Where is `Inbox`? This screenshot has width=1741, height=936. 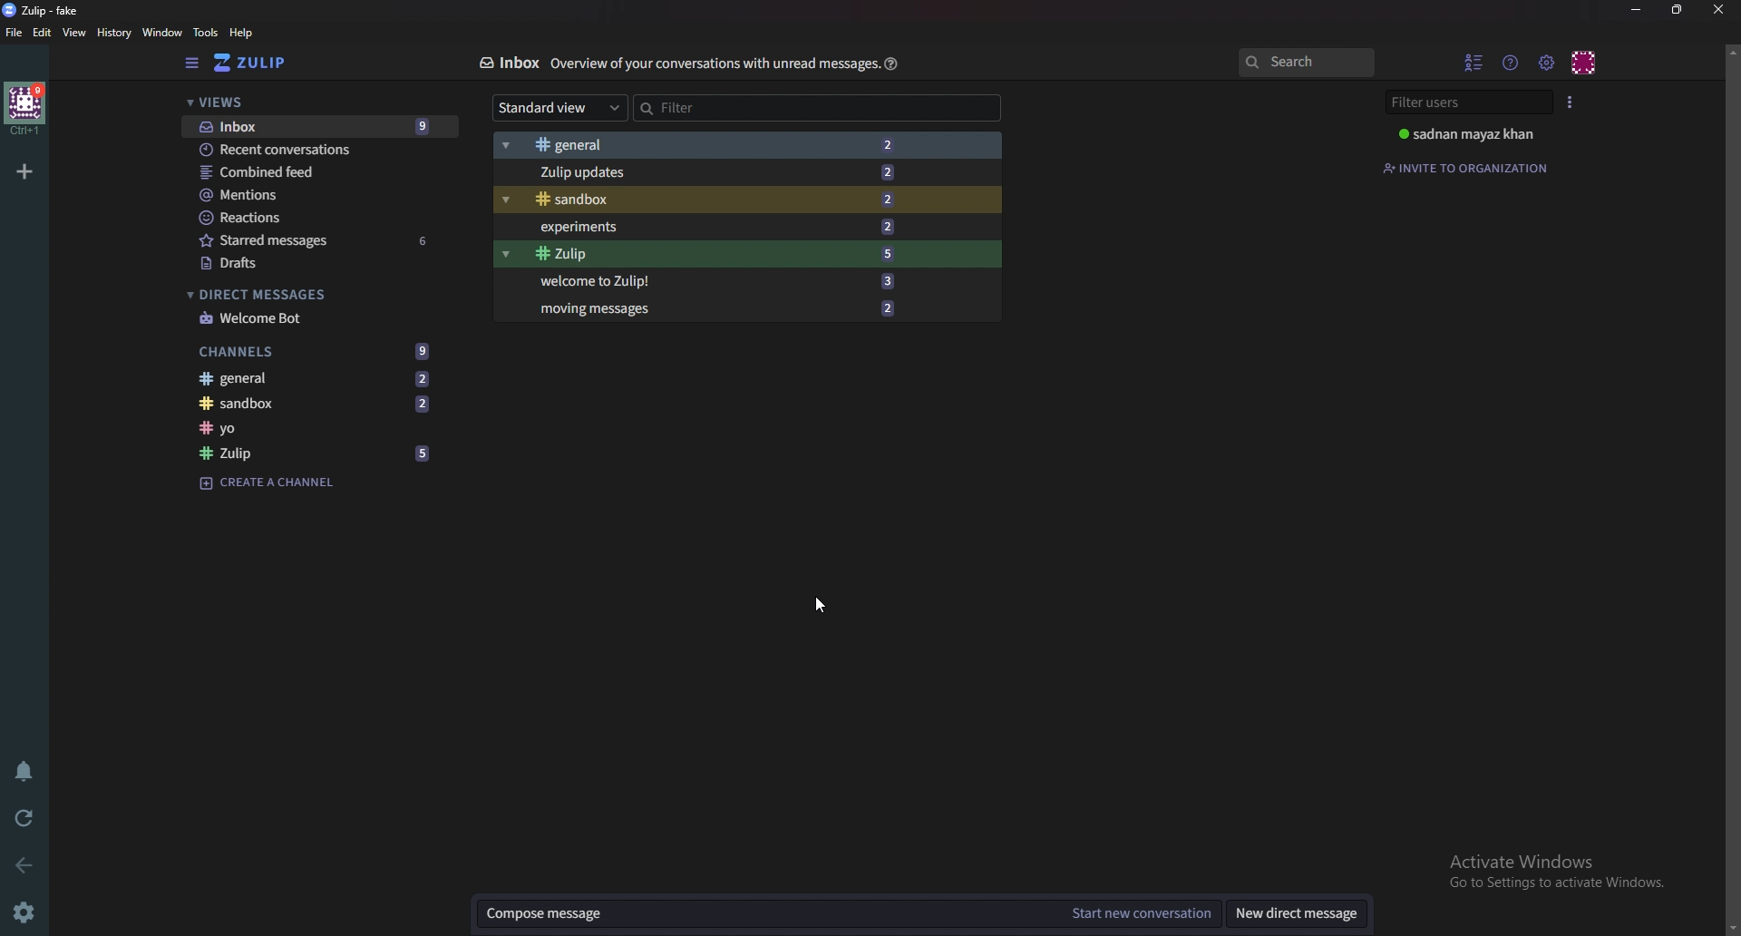 Inbox is located at coordinates (316, 126).